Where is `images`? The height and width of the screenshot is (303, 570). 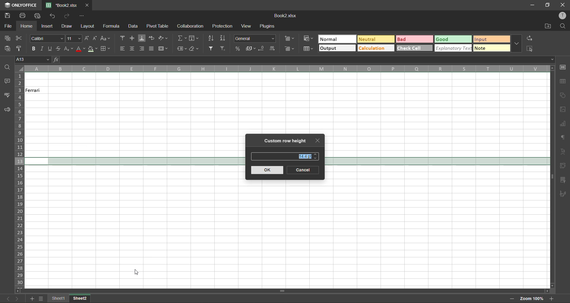
images is located at coordinates (563, 111).